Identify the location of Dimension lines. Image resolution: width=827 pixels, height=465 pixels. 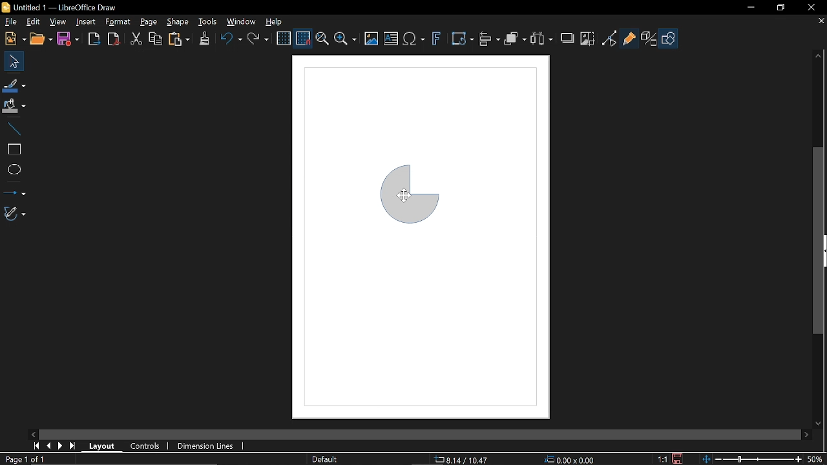
(211, 445).